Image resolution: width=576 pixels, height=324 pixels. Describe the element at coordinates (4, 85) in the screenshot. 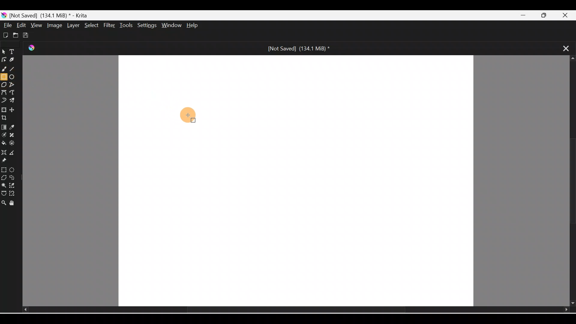

I see `Polygon` at that location.